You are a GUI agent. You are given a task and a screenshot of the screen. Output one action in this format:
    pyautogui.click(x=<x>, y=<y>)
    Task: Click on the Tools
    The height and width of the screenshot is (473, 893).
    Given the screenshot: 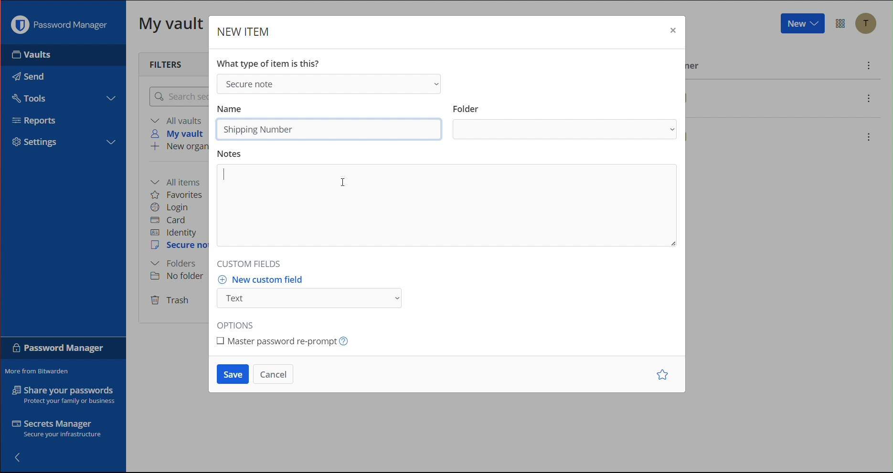 What is the action you would take?
    pyautogui.click(x=32, y=99)
    